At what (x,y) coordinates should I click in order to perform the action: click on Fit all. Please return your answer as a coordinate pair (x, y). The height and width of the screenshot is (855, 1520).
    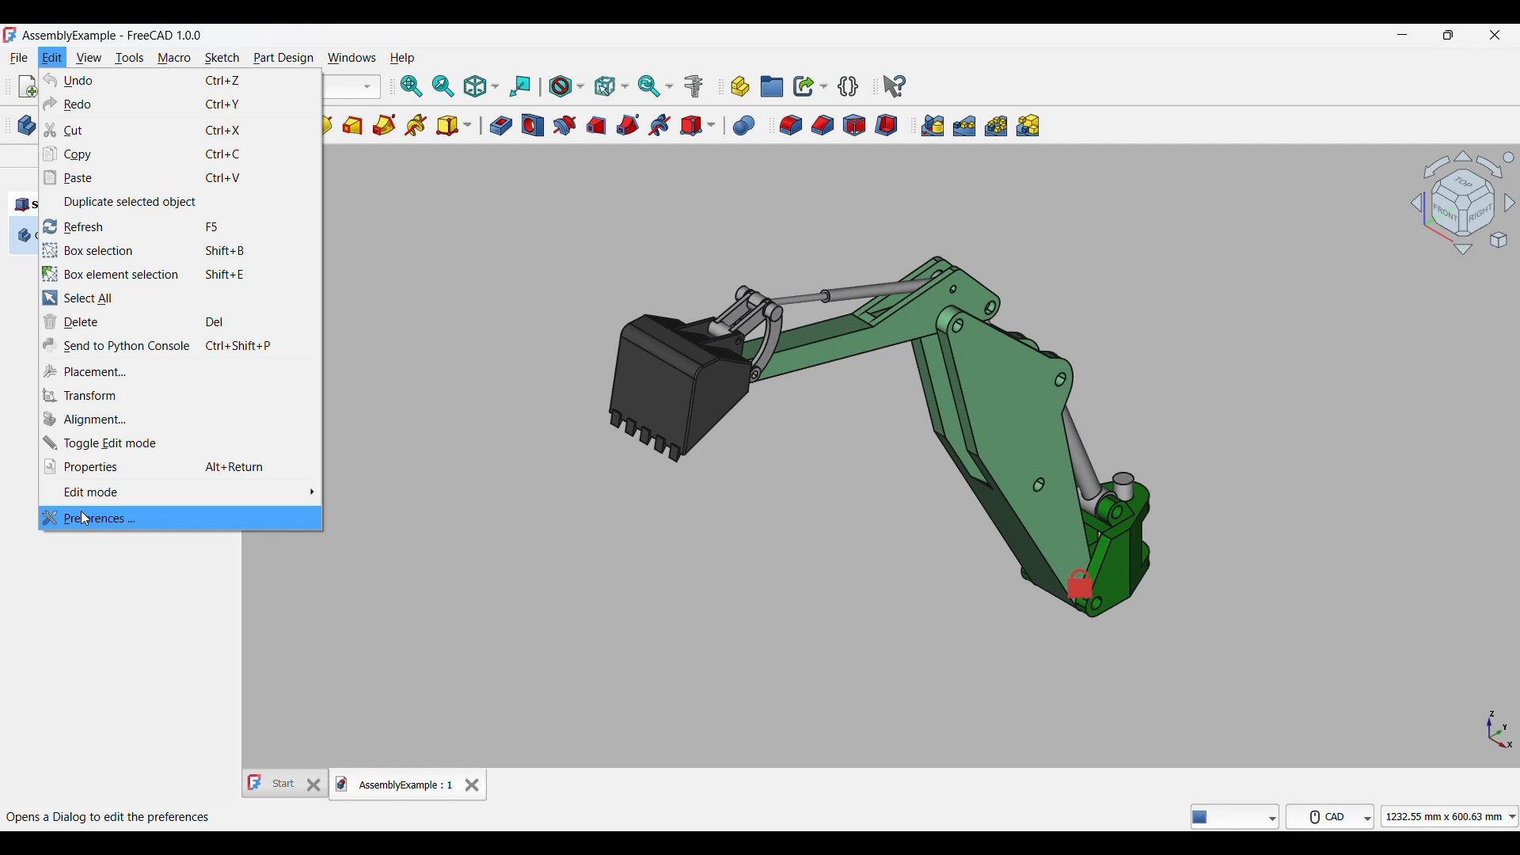
    Looking at the image, I should click on (412, 87).